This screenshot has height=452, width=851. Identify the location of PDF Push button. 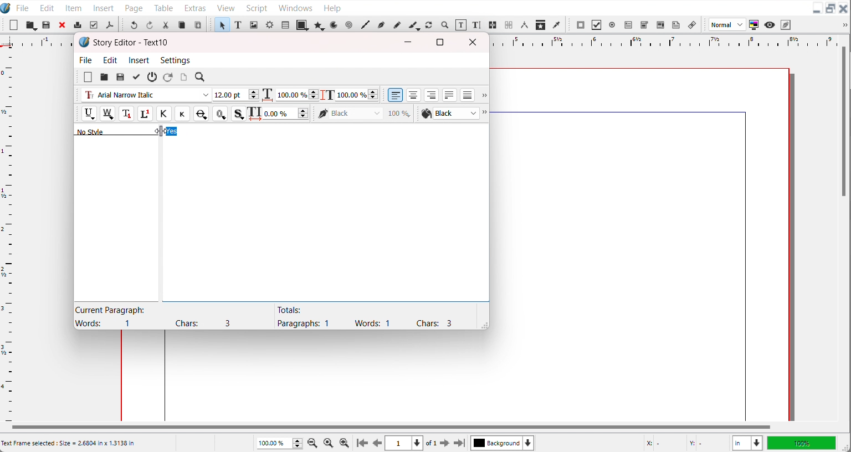
(581, 24).